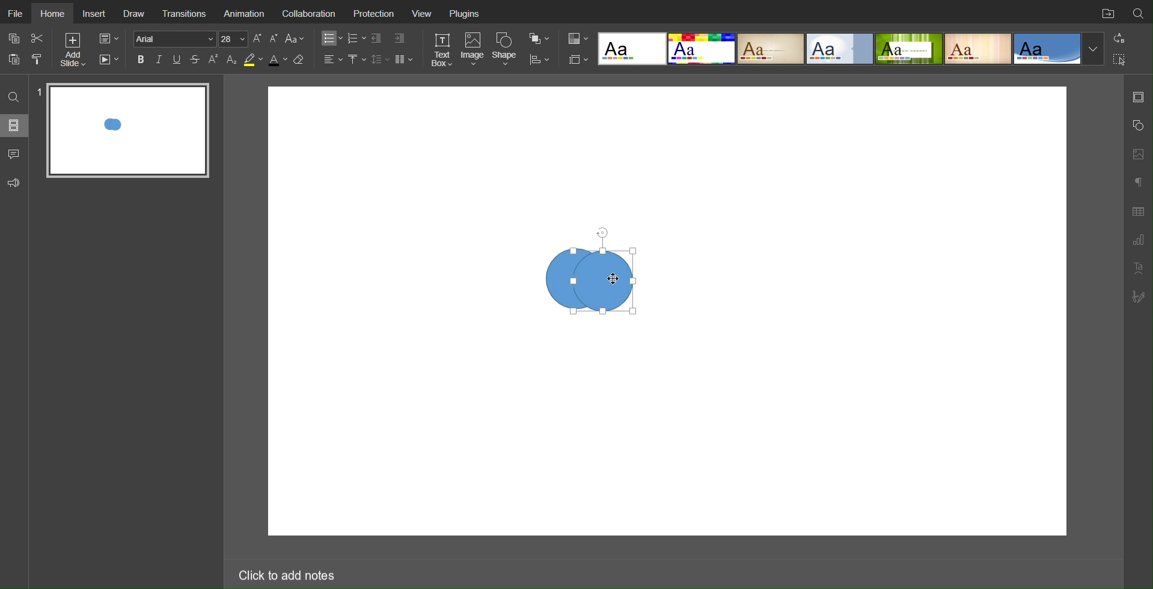  Describe the element at coordinates (16, 59) in the screenshot. I see `paste` at that location.